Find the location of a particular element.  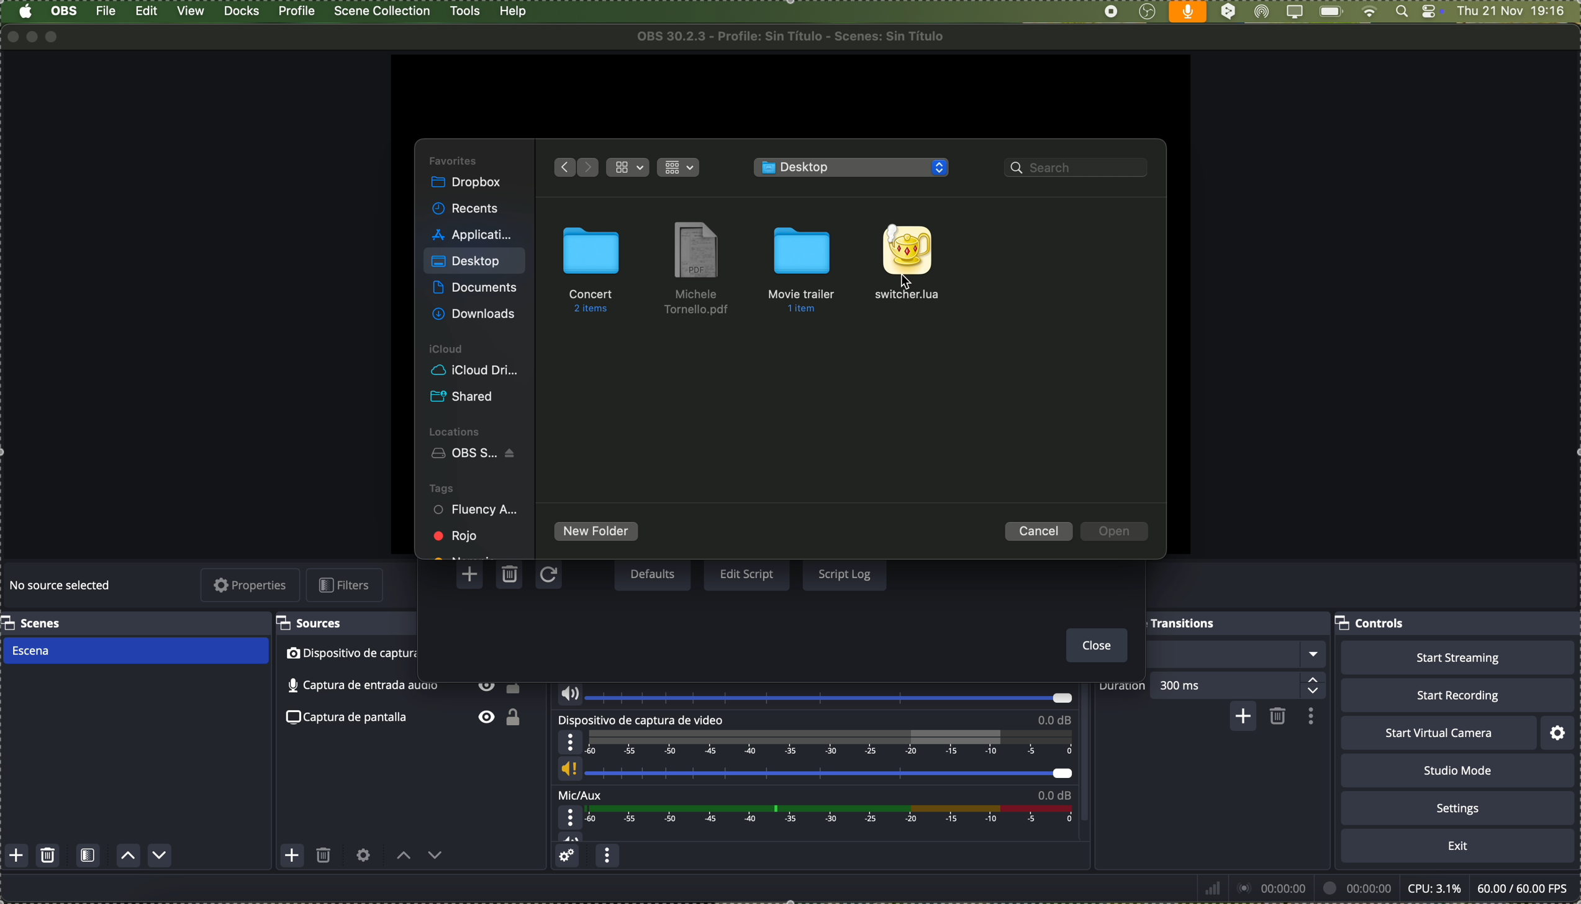

click on desktop is located at coordinates (467, 264).